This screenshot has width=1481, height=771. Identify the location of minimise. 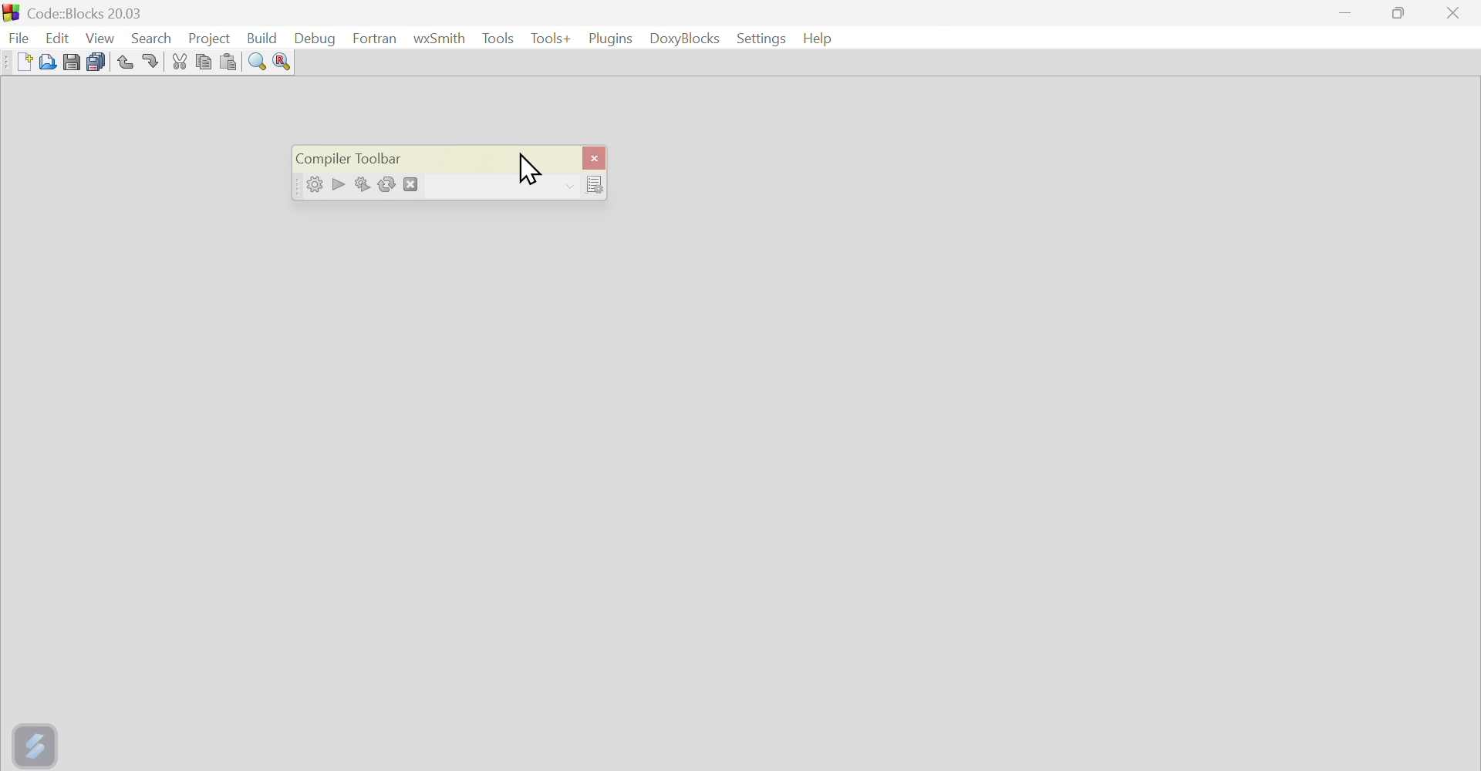
(1348, 15).